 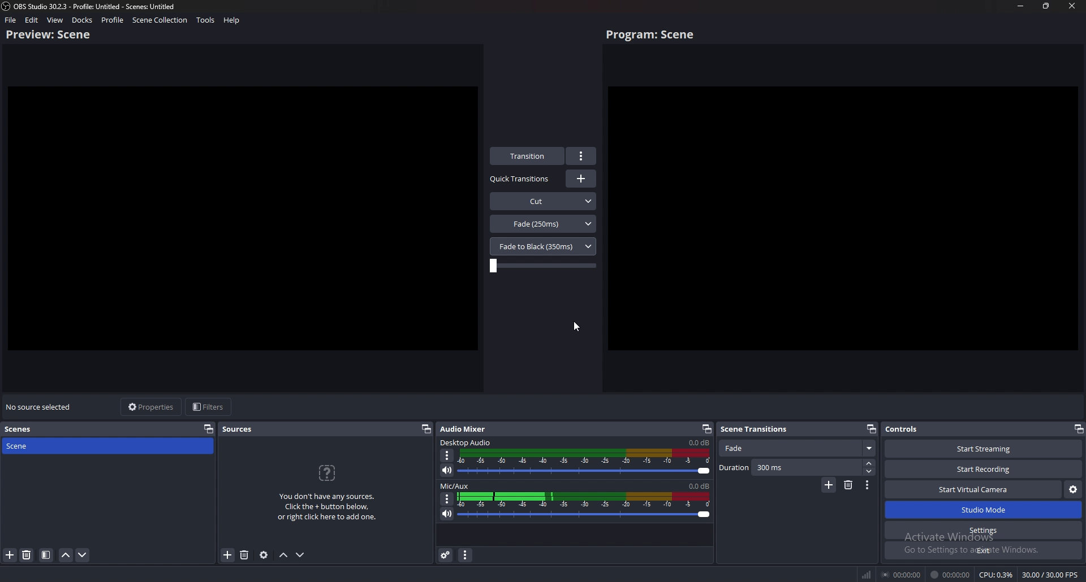 What do you see at coordinates (578, 326) in the screenshot?
I see `cursor` at bounding box center [578, 326].